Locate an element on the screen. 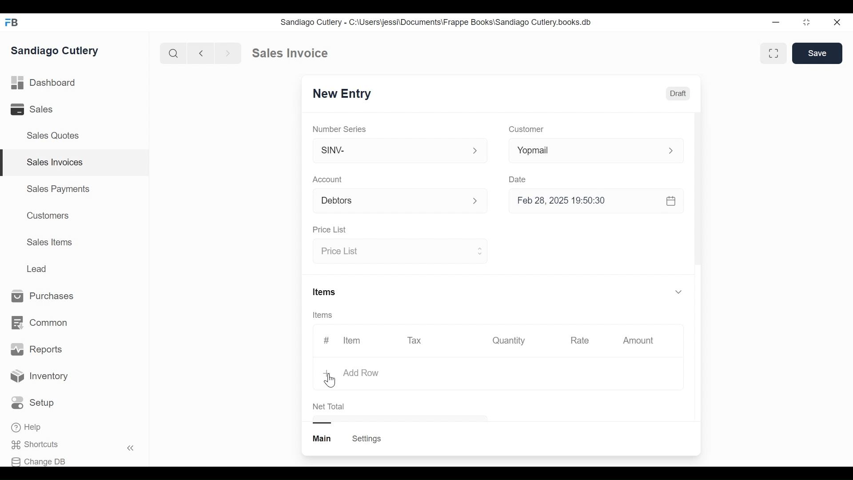 The image size is (853, 480). fullscreen is located at coordinates (775, 53).